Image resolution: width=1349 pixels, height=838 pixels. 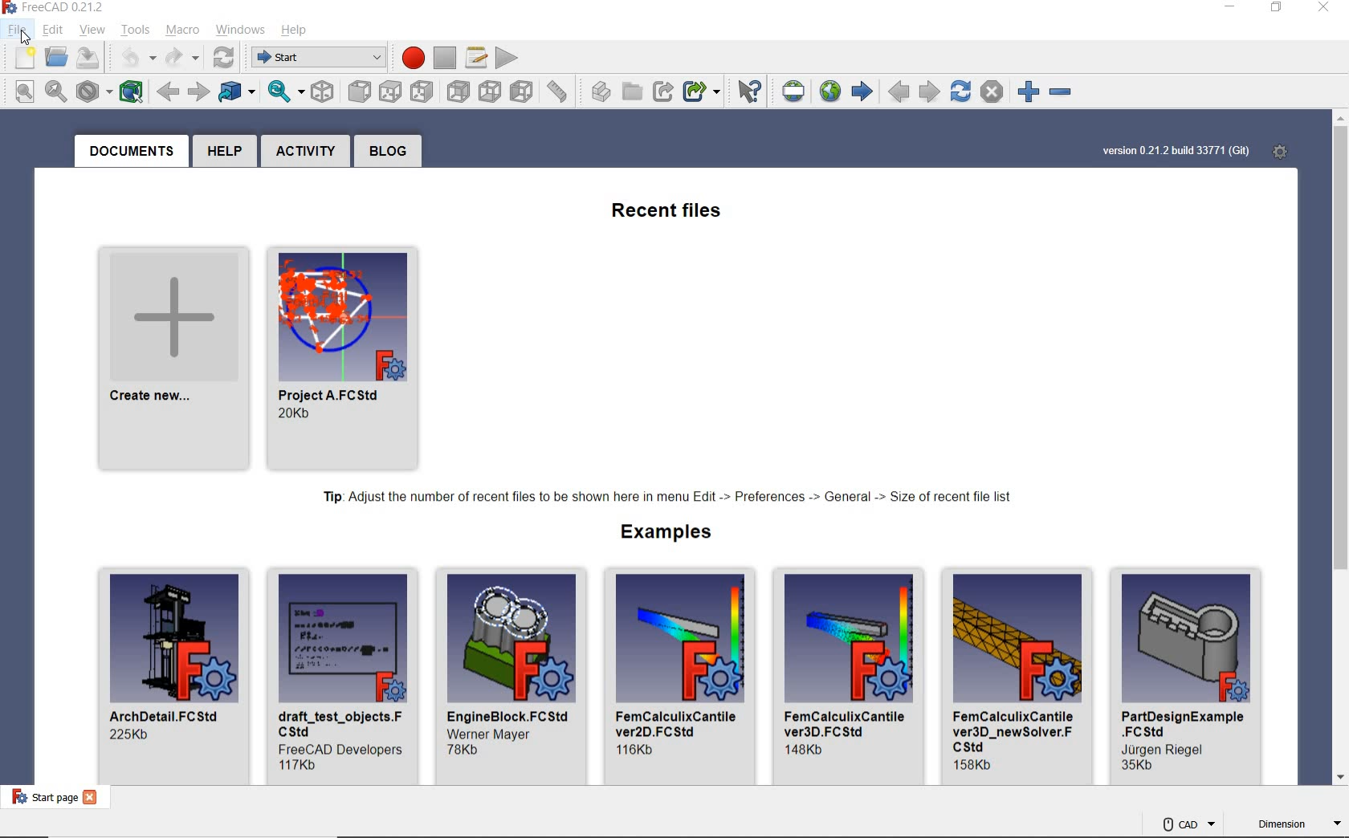 What do you see at coordinates (1139, 767) in the screenshot?
I see `size` at bounding box center [1139, 767].